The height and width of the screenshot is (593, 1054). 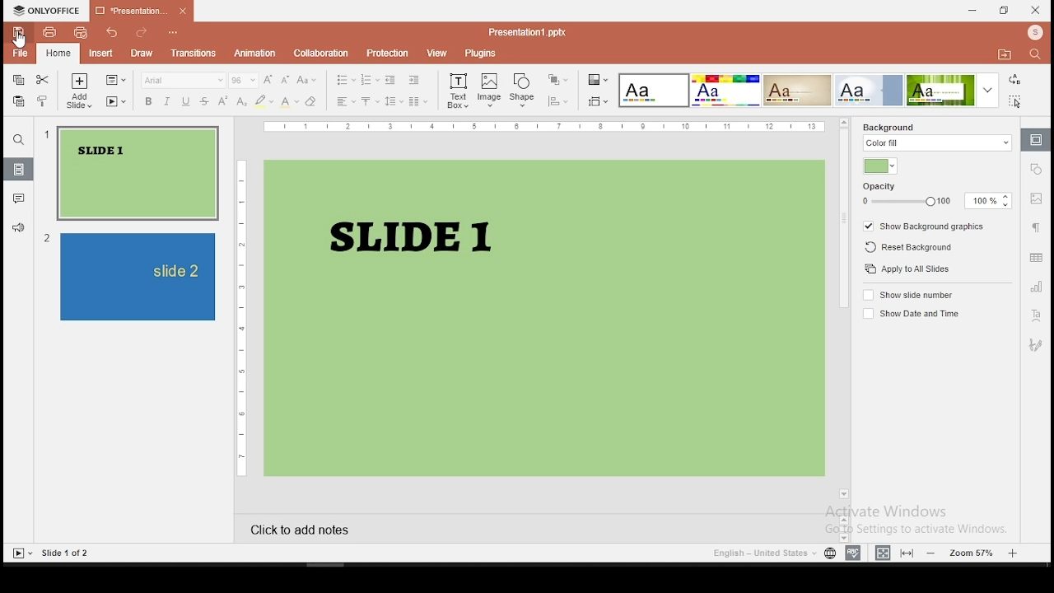 I want to click on view, so click(x=436, y=53).